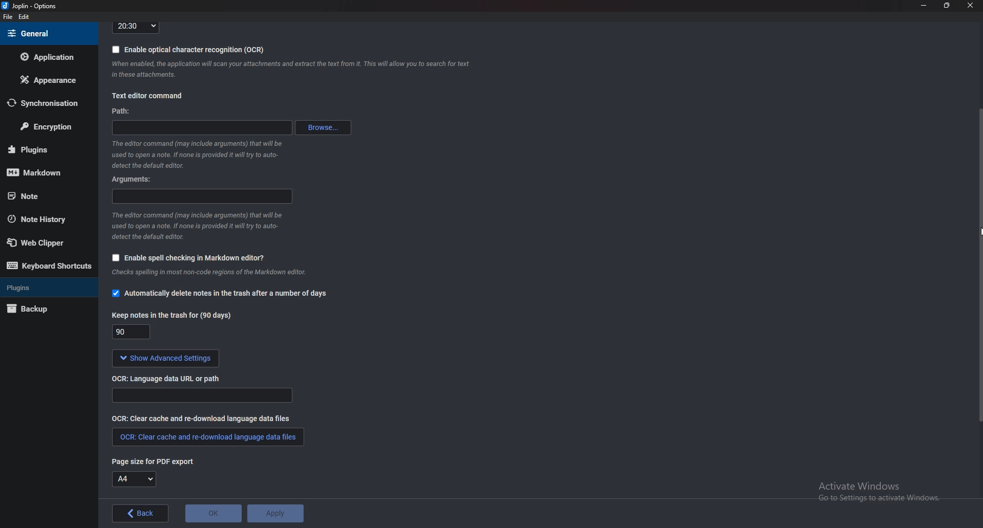 Image resolution: width=983 pixels, height=528 pixels. I want to click on Enable O C R, so click(188, 49).